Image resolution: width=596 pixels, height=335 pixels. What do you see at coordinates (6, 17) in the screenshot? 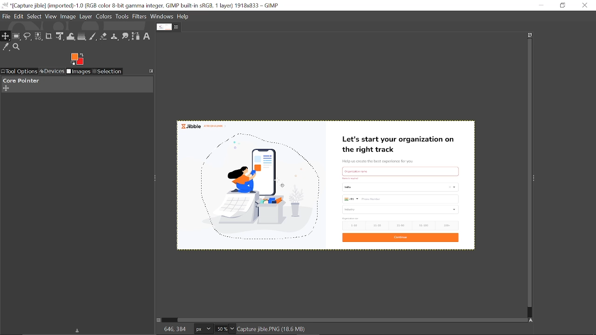
I see `File` at bounding box center [6, 17].